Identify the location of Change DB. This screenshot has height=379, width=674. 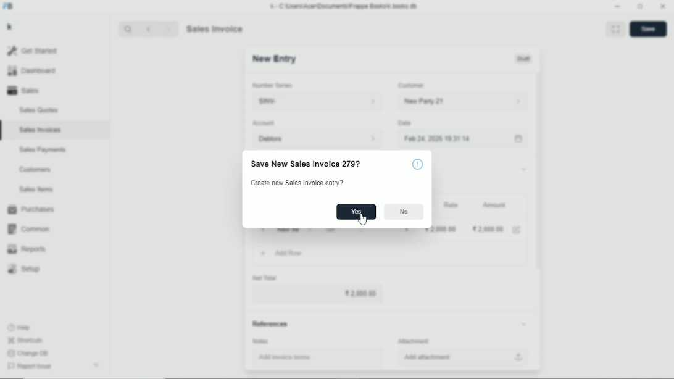
(28, 354).